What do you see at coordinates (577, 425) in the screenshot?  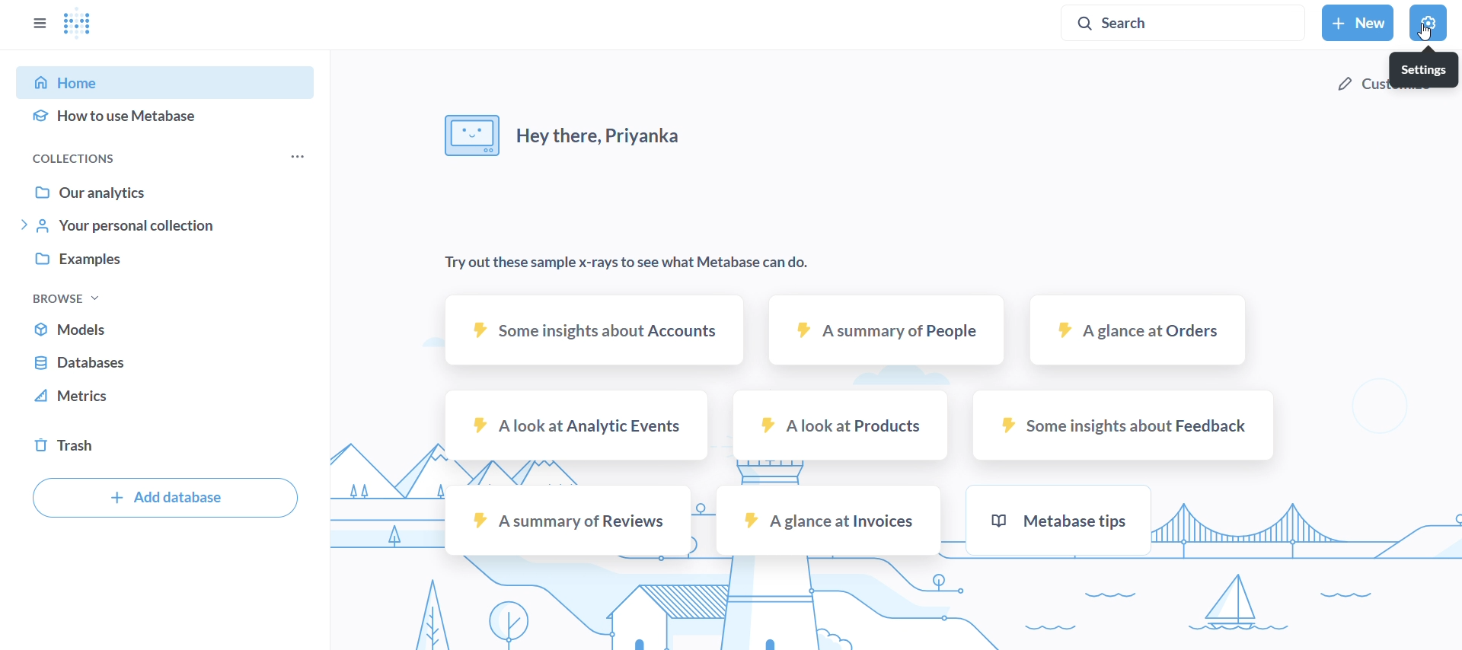 I see `a look at analytic events` at bounding box center [577, 425].